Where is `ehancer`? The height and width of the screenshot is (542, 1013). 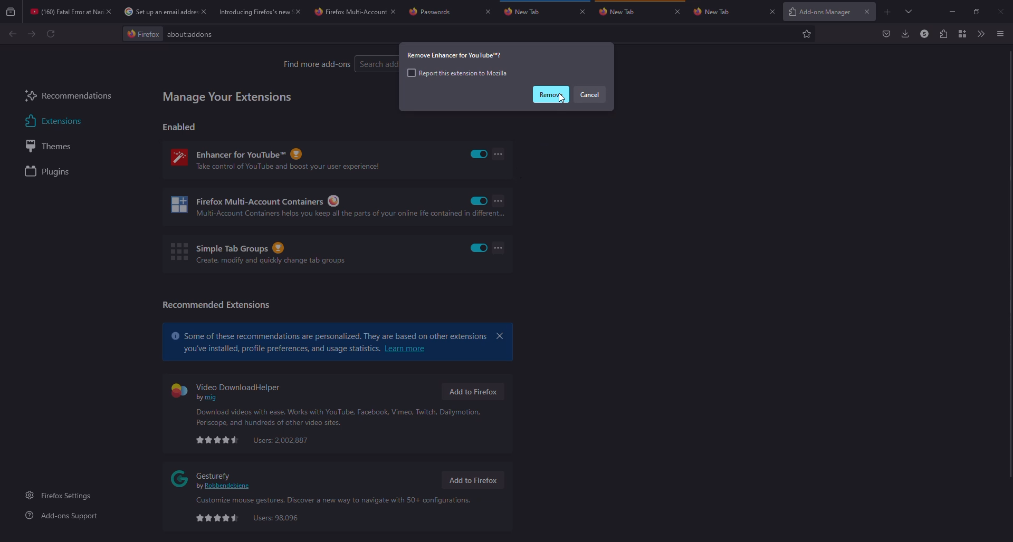
ehancer is located at coordinates (282, 160).